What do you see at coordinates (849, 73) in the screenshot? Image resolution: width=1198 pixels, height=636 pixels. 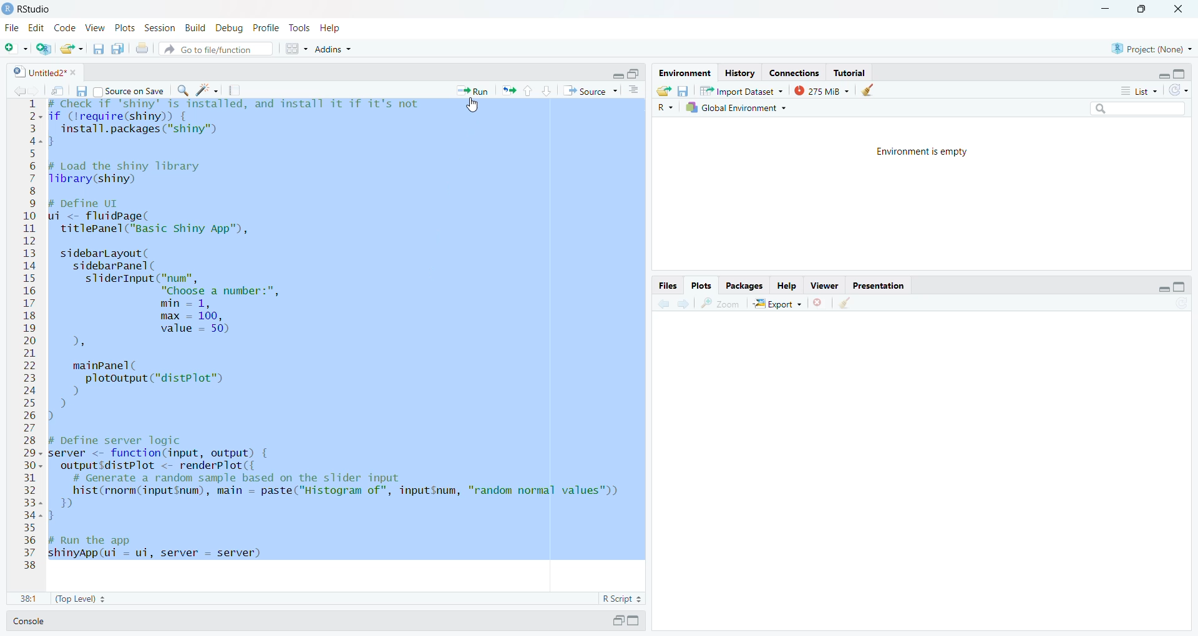 I see `Tutorial` at bounding box center [849, 73].